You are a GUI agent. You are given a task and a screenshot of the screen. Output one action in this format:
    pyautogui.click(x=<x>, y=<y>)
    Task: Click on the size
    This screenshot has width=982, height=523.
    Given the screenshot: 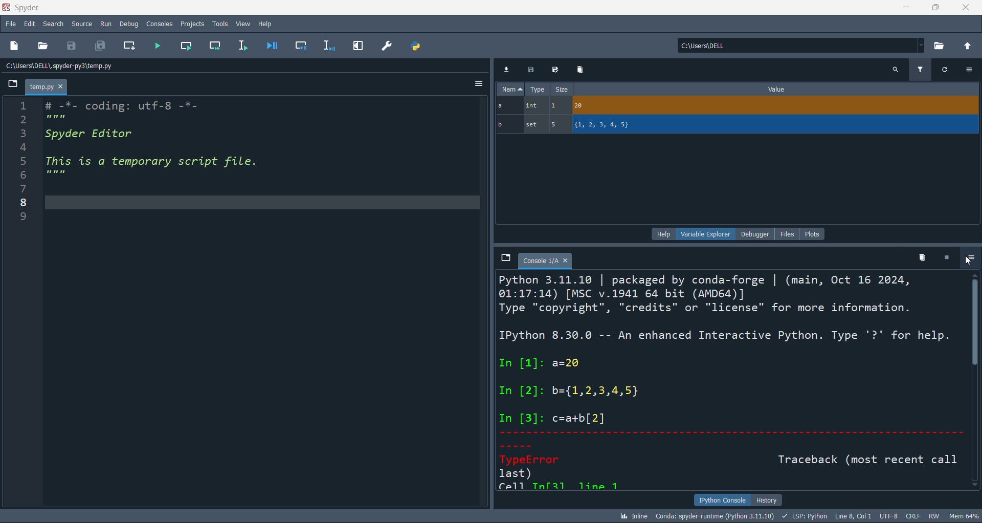 What is the action you would take?
    pyautogui.click(x=561, y=90)
    